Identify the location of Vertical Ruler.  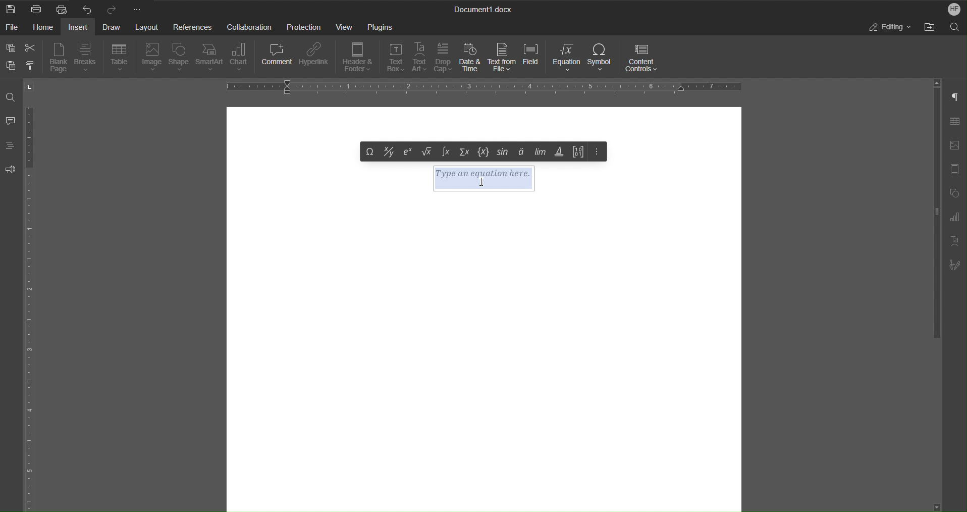
(27, 307).